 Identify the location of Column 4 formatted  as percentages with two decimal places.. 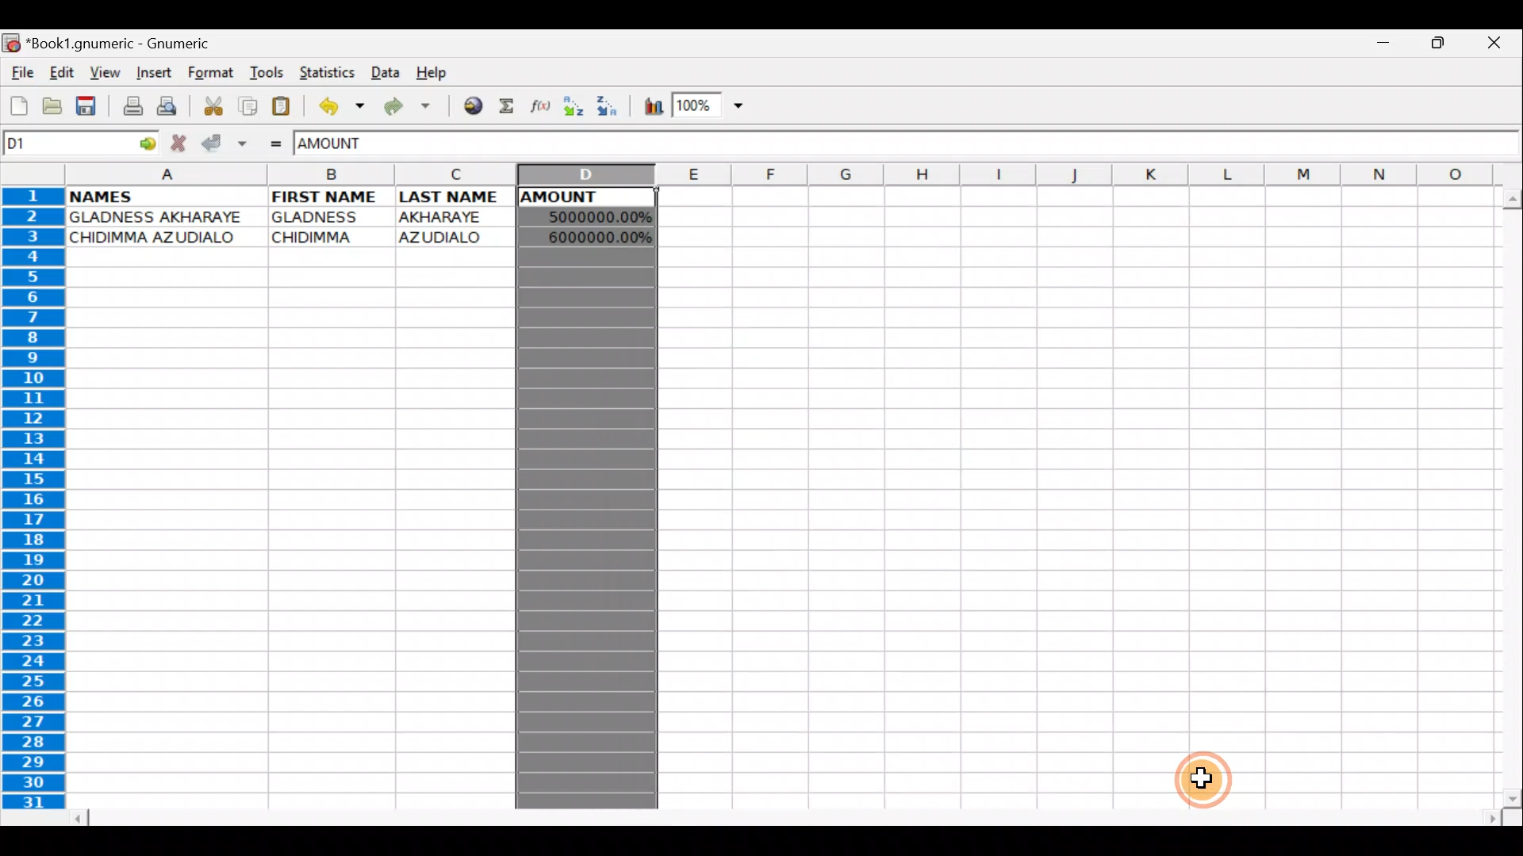
(590, 525).